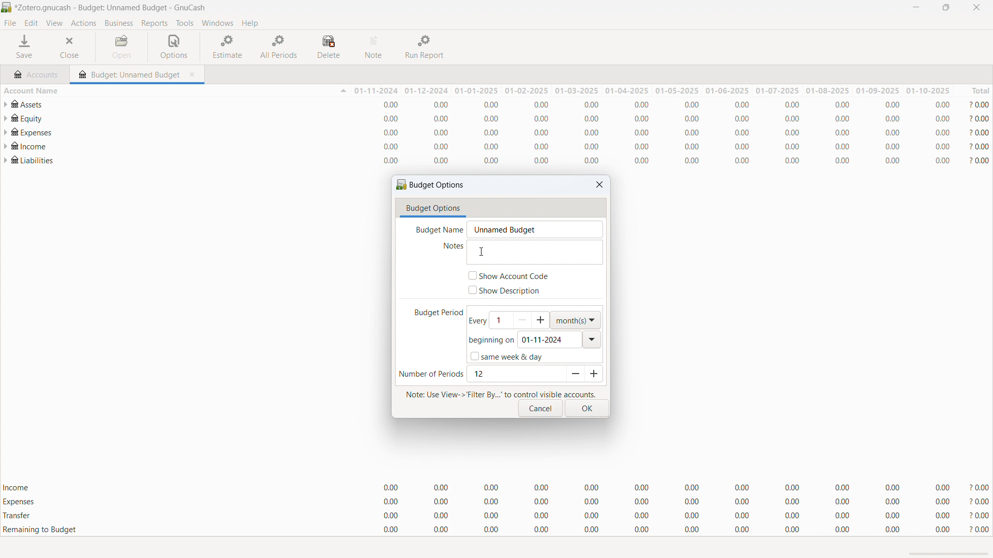  Describe the element at coordinates (375, 47) in the screenshot. I see `note` at that location.